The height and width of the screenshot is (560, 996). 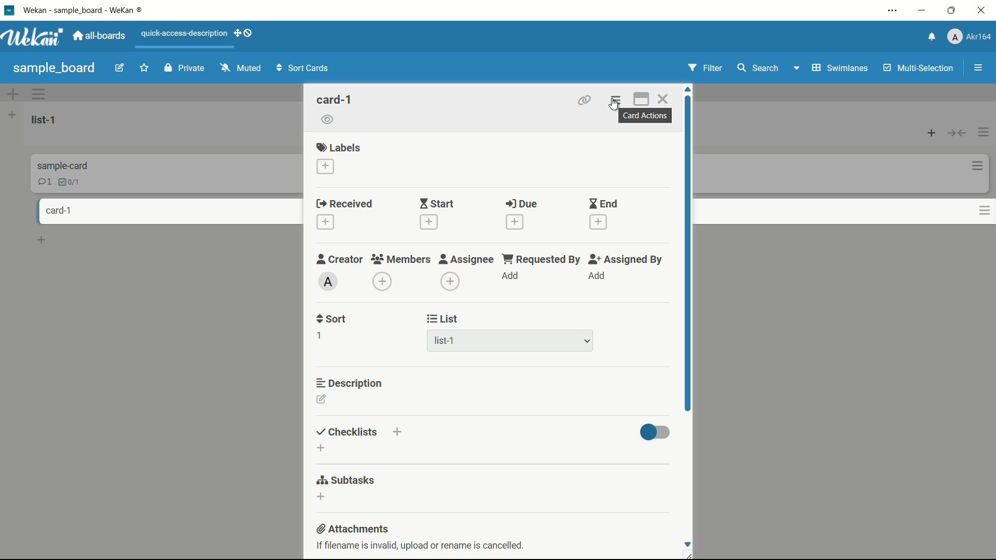 What do you see at coordinates (597, 276) in the screenshot?
I see `add` at bounding box center [597, 276].